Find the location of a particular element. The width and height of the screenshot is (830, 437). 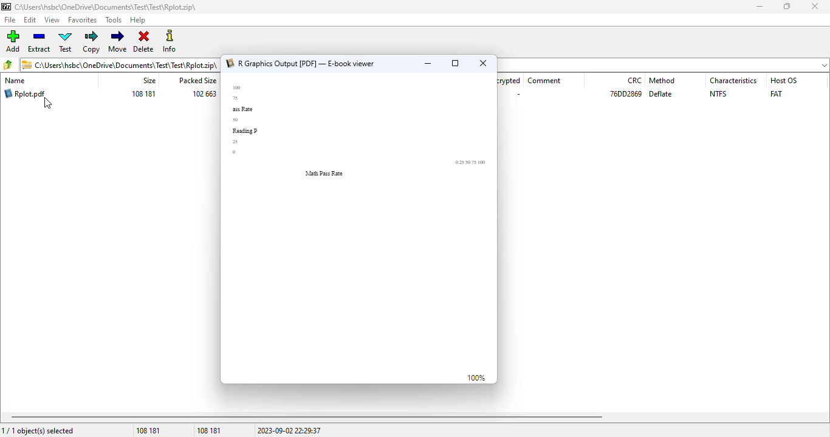

Rplot.pdf is located at coordinates (26, 93).